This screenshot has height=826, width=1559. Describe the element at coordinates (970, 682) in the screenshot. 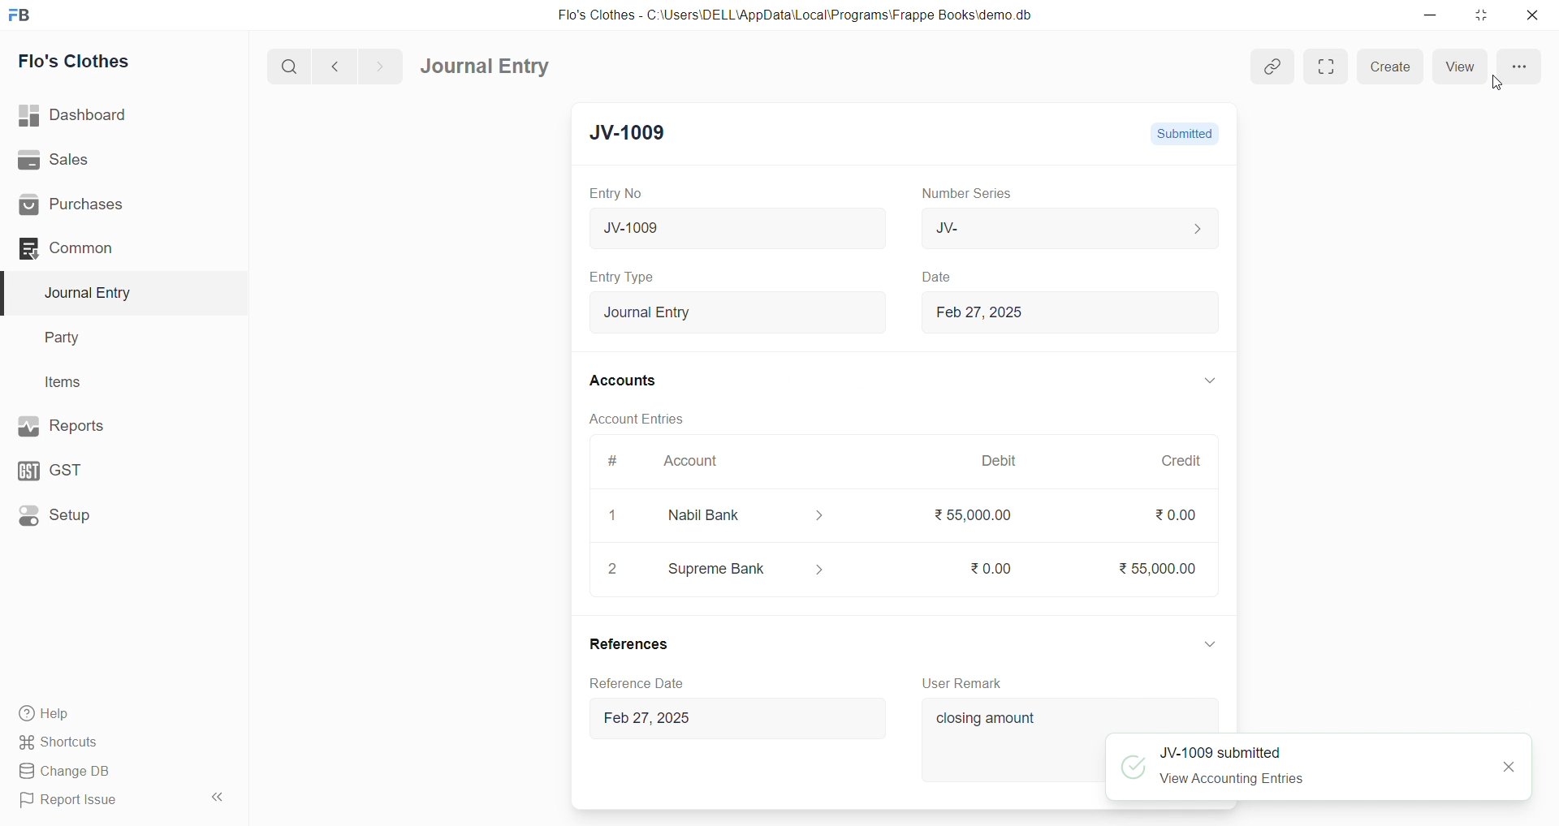

I see `User Remark` at that location.